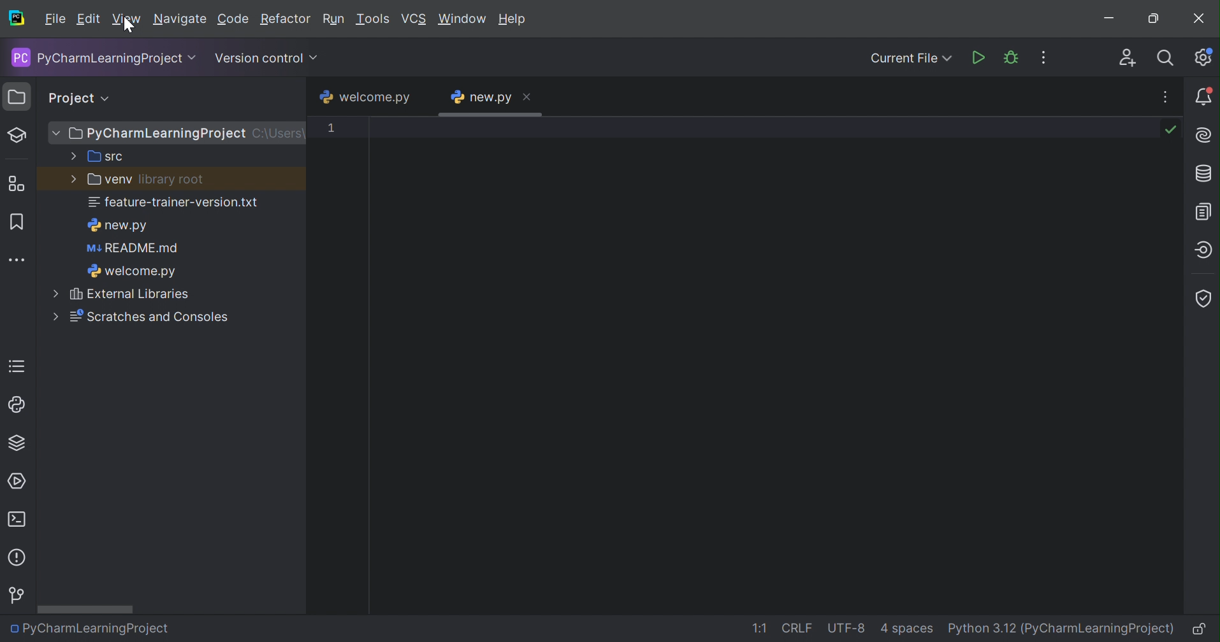  I want to click on Bookmarks, so click(15, 220).